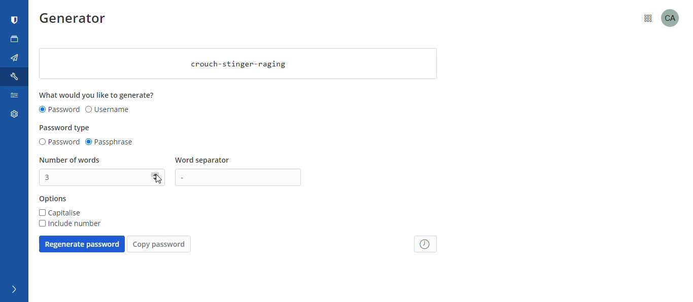  What do you see at coordinates (108, 110) in the screenshot?
I see `username radio button` at bounding box center [108, 110].